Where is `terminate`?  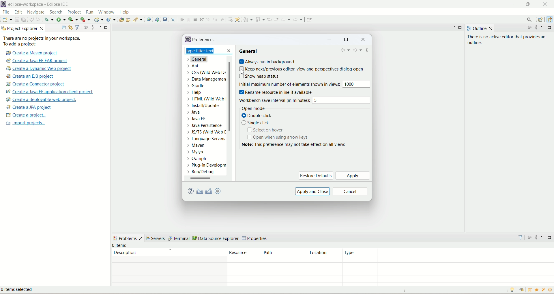
terminate is located at coordinates (196, 20).